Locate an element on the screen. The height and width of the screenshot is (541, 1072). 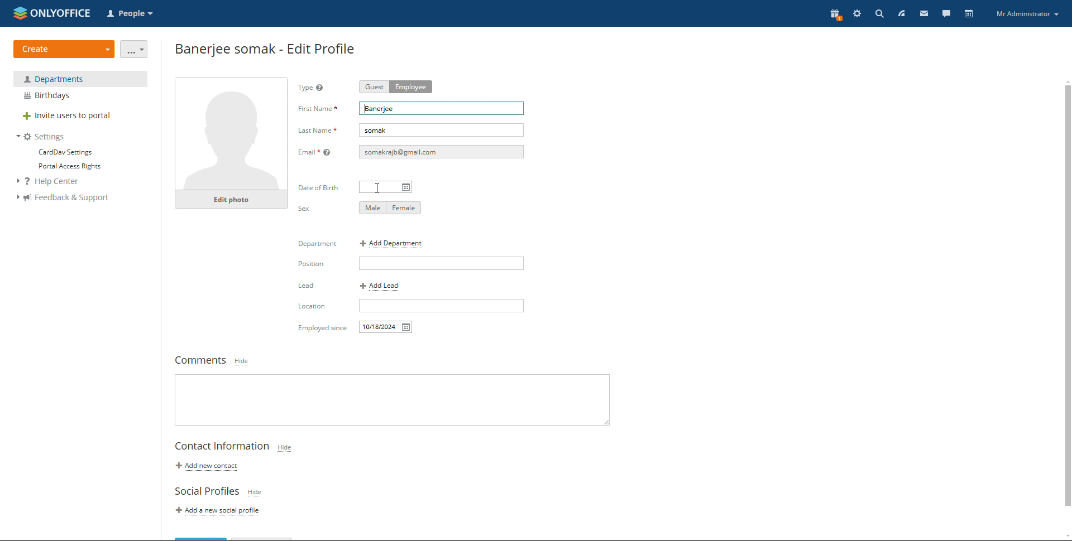
first name is located at coordinates (442, 109).